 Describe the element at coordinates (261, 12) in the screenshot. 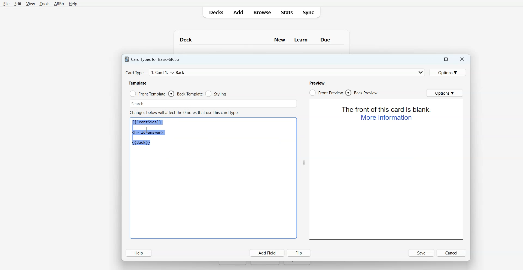

I see `Browse` at that location.